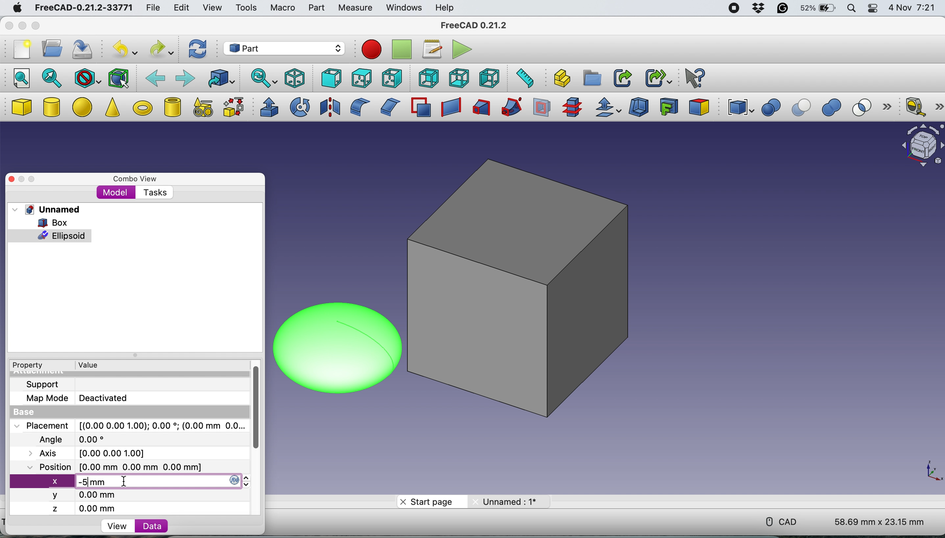  I want to click on unnamed, so click(46, 210).